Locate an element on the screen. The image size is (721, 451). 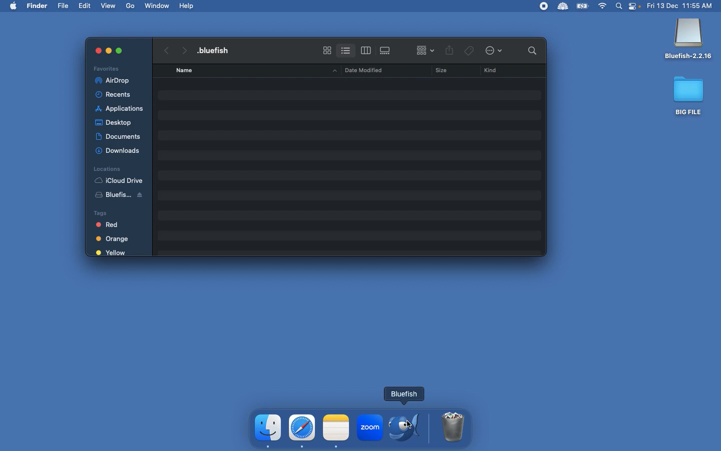
documents is located at coordinates (118, 135).